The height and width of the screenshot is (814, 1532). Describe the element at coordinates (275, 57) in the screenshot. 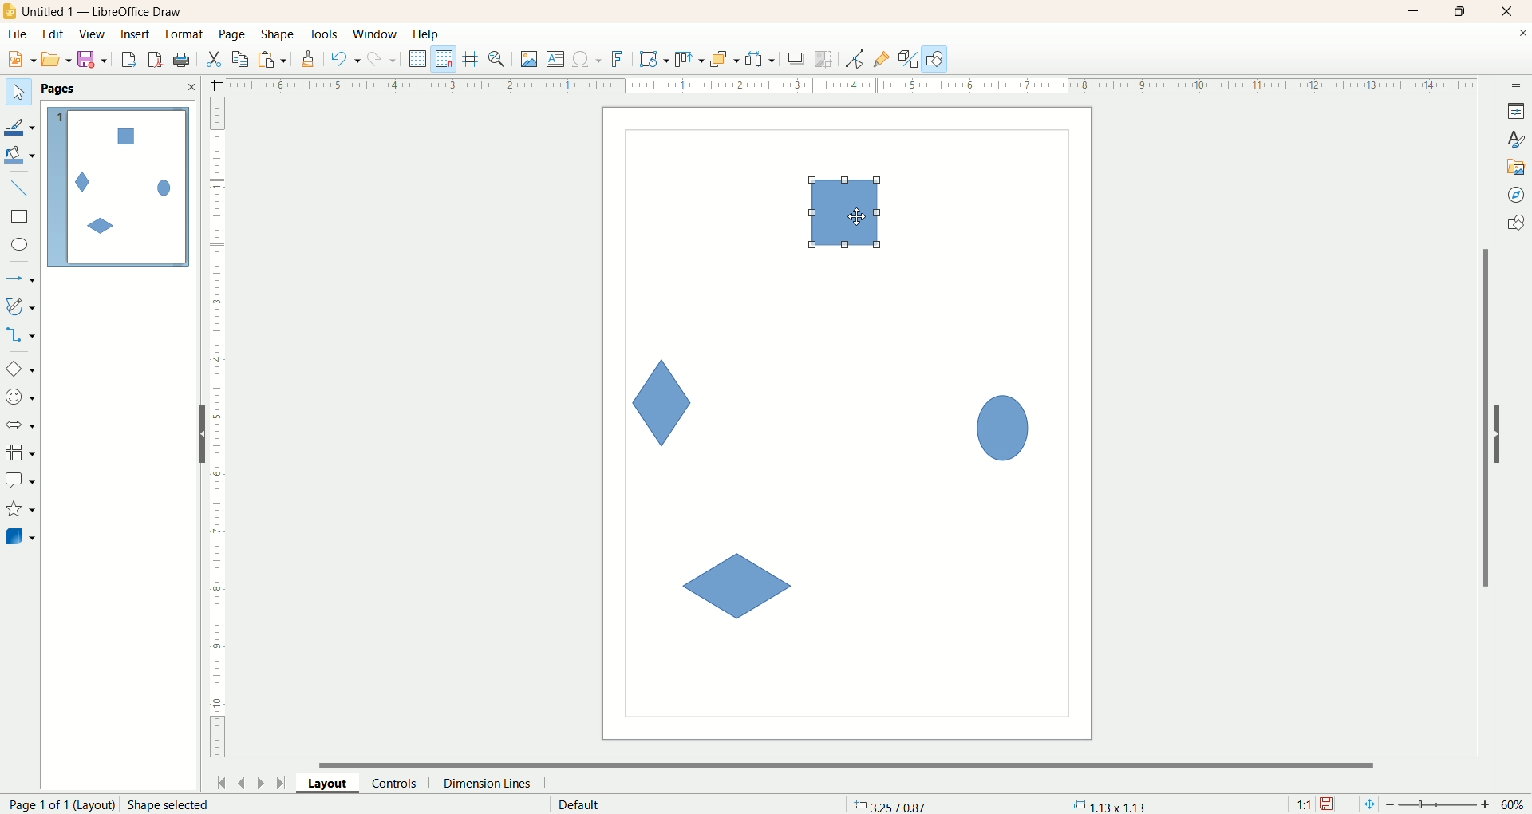

I see `paste` at that location.